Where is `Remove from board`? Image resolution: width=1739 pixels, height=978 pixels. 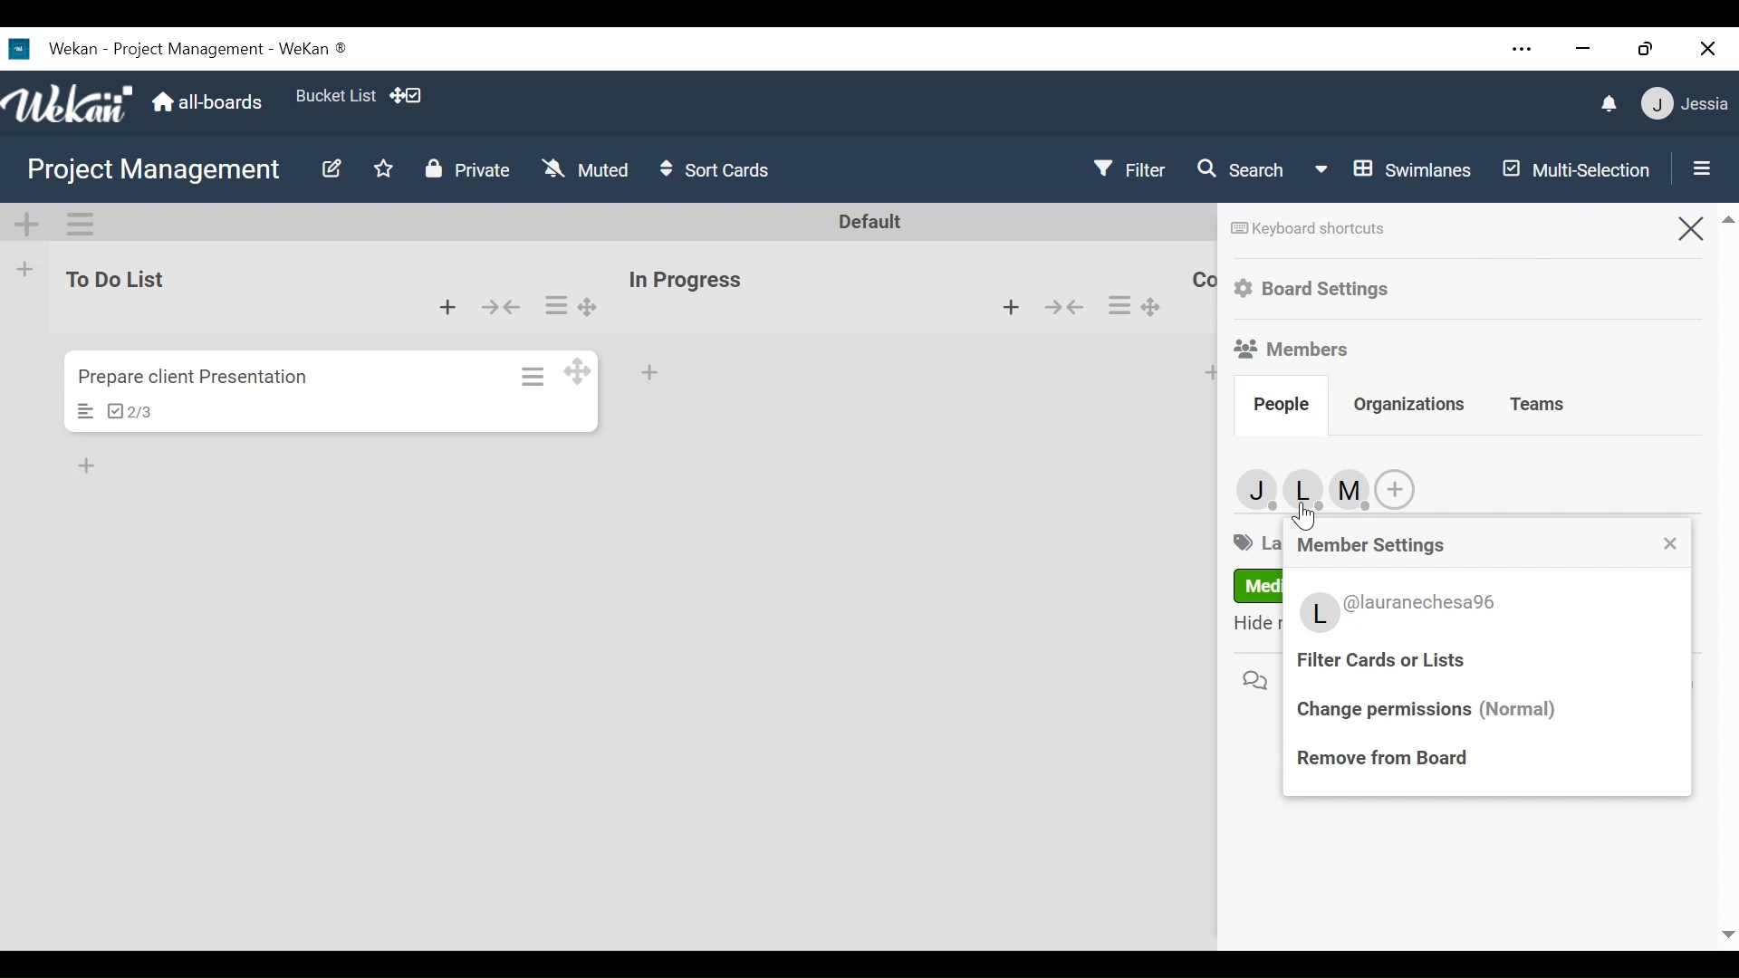
Remove from board is located at coordinates (1379, 759).